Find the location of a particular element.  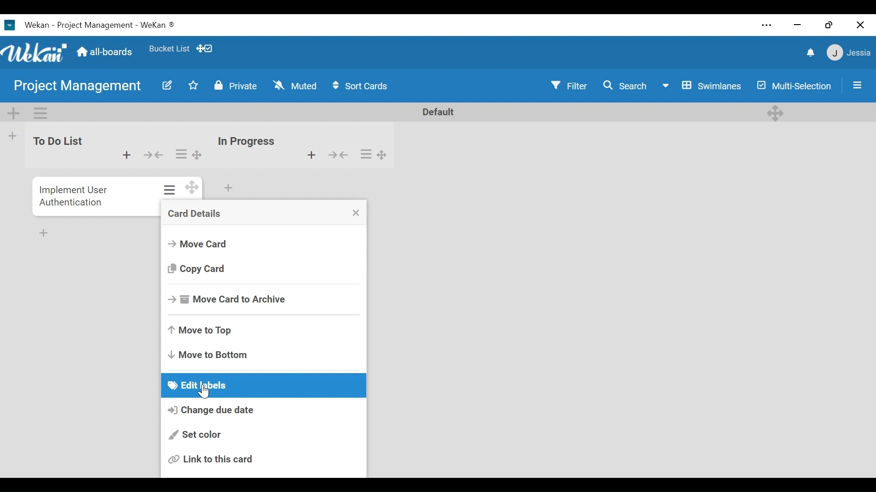

Swimlanes is located at coordinates (702, 85).